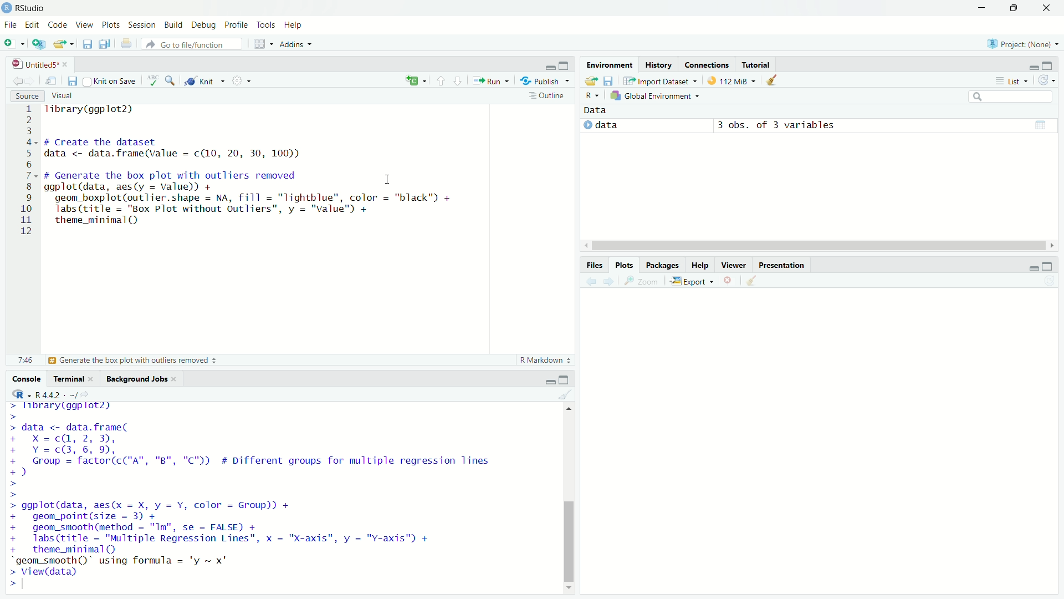 The width and height of the screenshot is (1064, 599). I want to click on refresh, so click(1045, 79).